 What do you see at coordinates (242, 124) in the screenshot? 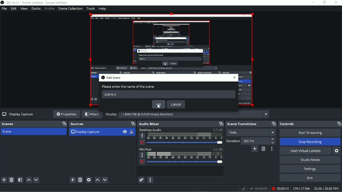
I see `Scene transition` at bounding box center [242, 124].